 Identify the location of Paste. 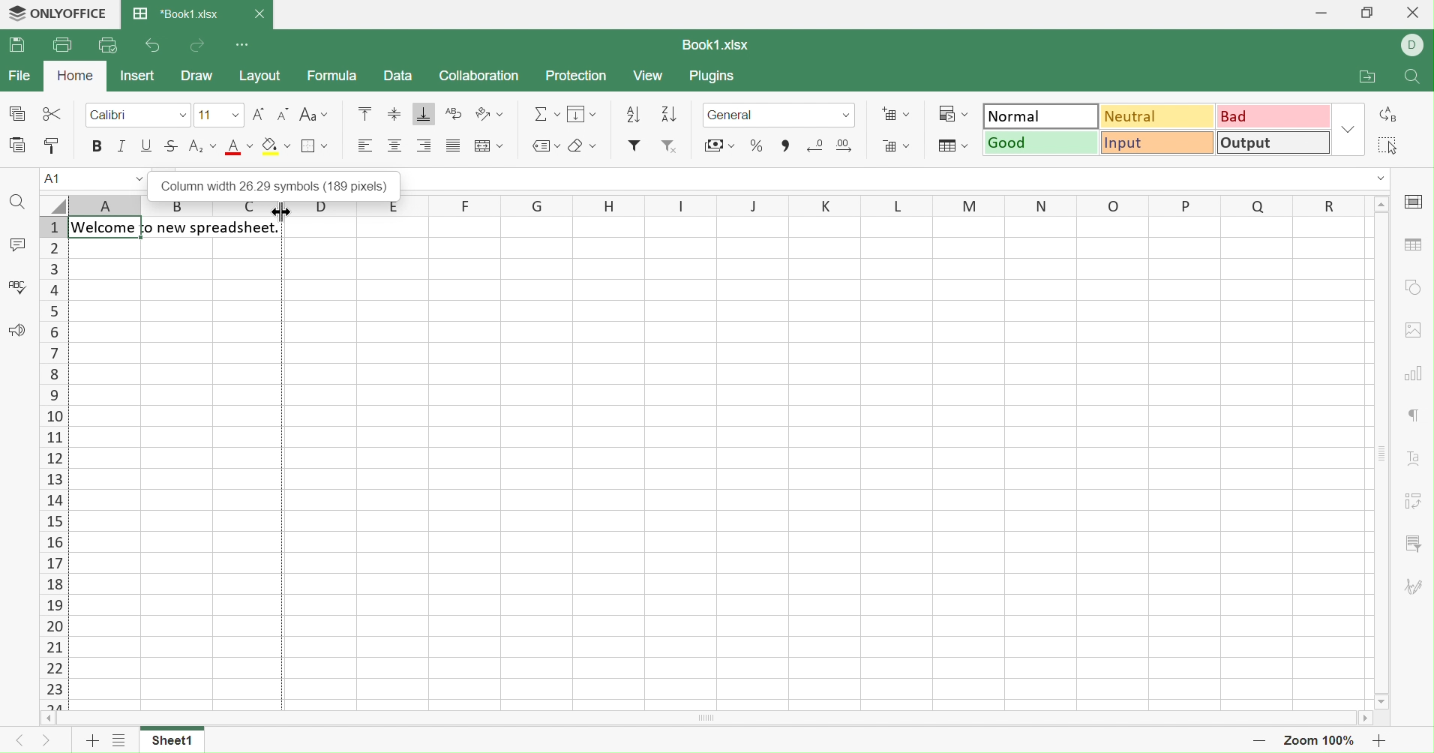
(15, 145).